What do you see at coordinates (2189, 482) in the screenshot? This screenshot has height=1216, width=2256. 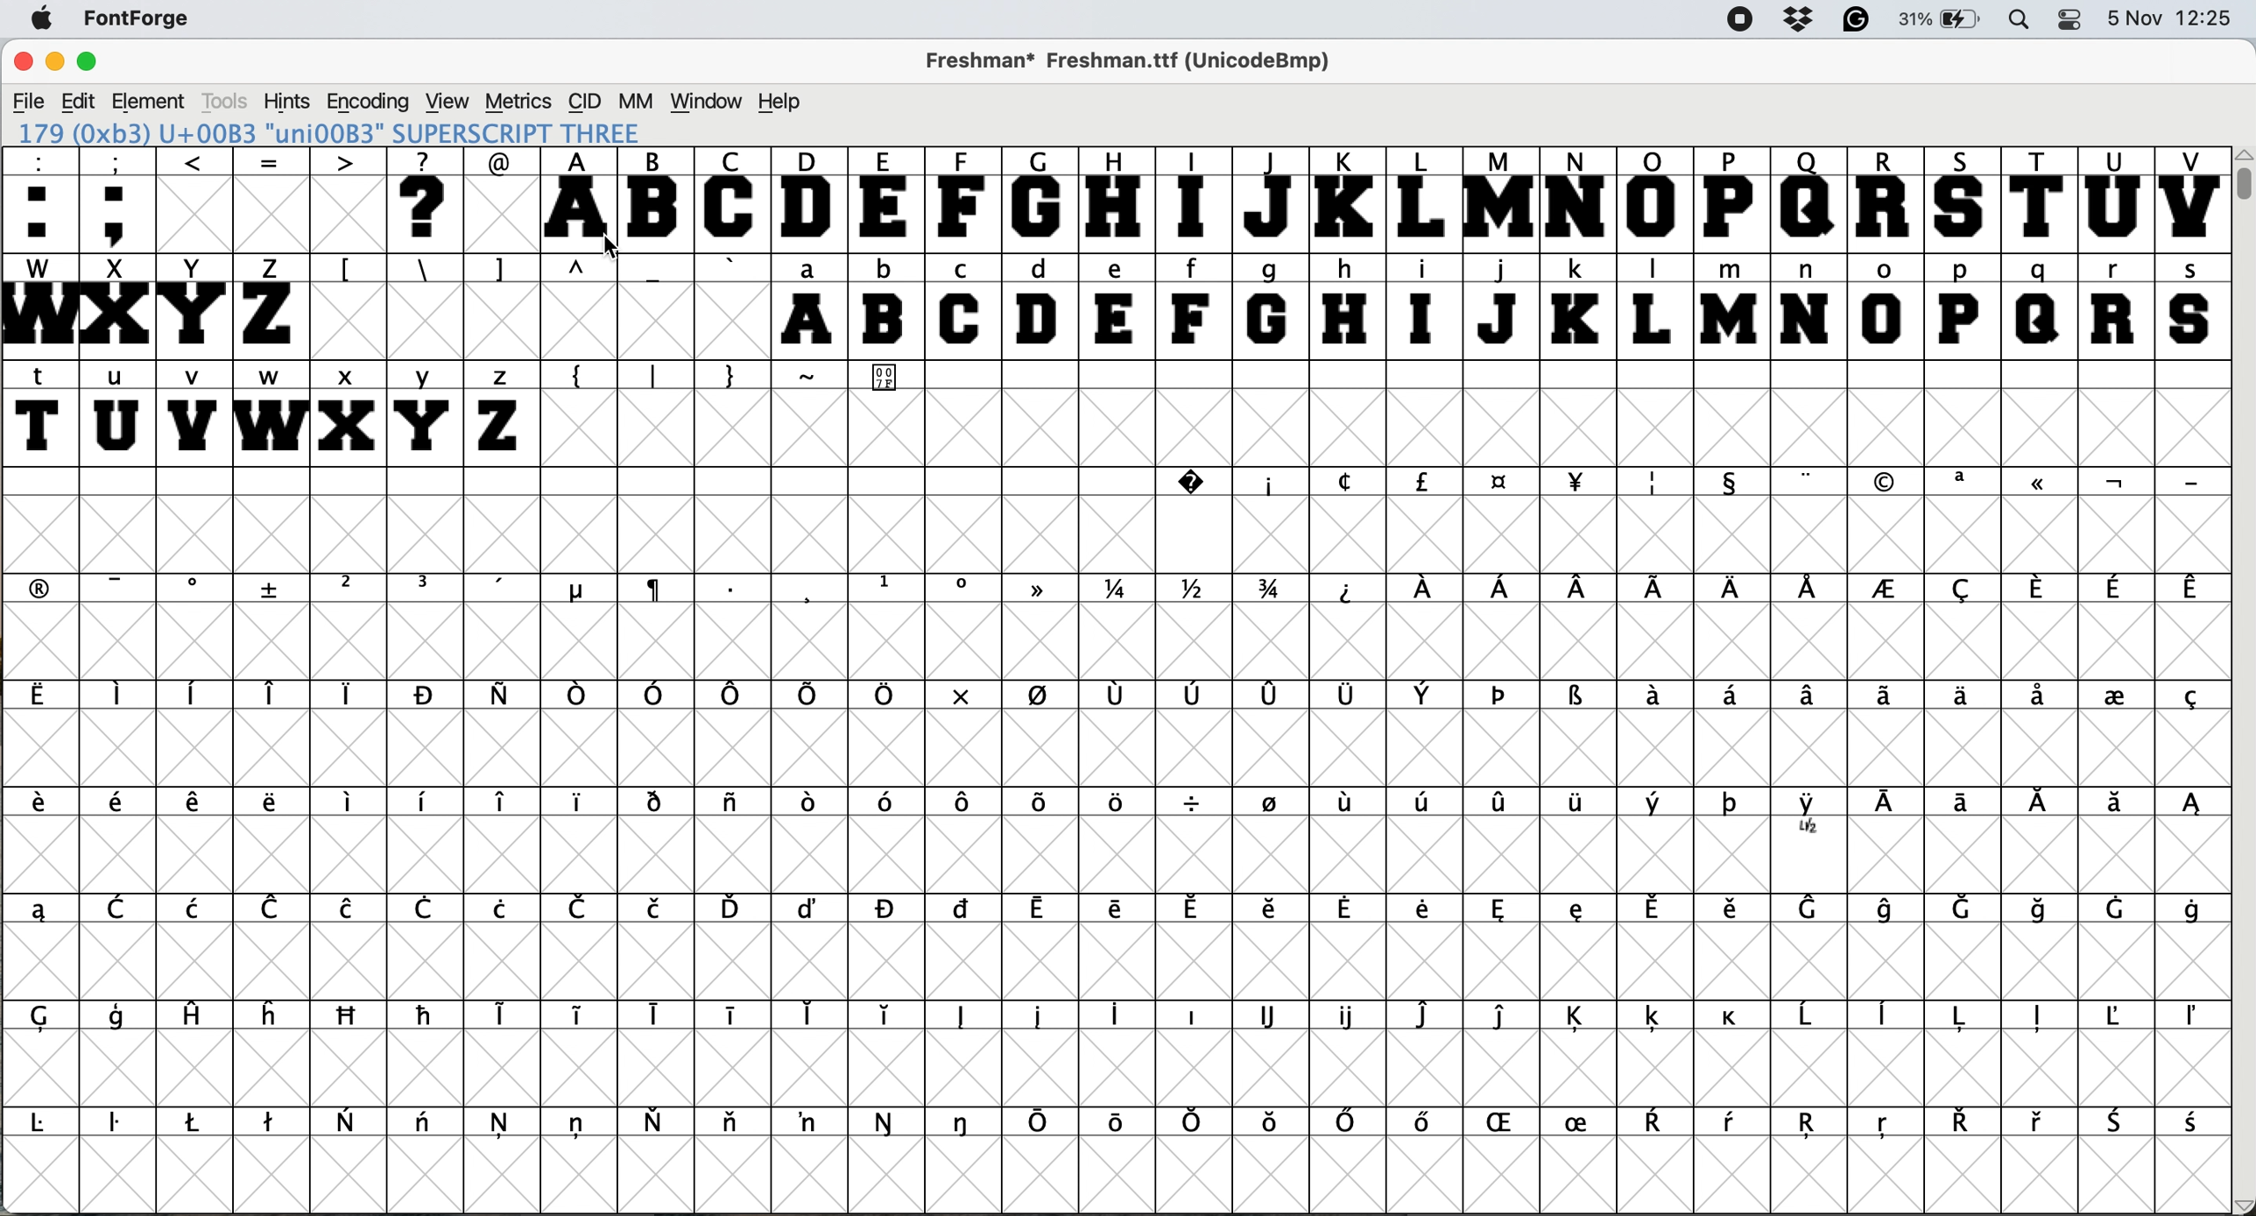 I see `symbol` at bounding box center [2189, 482].